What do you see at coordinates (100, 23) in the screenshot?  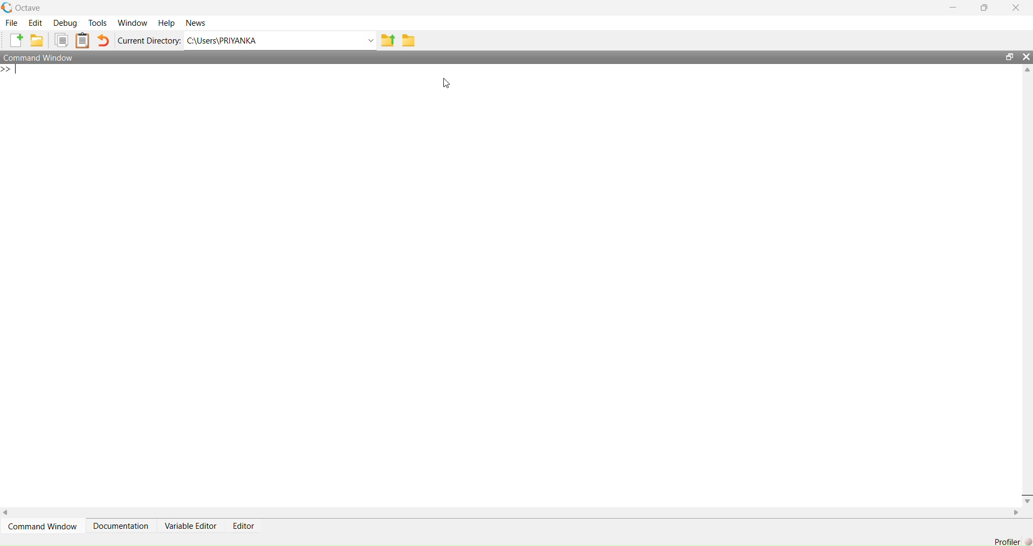 I see `Tools` at bounding box center [100, 23].